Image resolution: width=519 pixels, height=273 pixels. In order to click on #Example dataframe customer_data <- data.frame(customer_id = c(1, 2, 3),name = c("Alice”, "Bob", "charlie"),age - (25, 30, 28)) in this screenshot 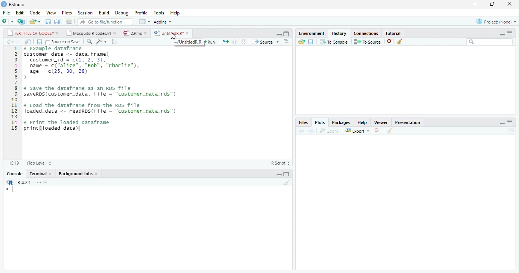, I will do `click(85, 63)`.